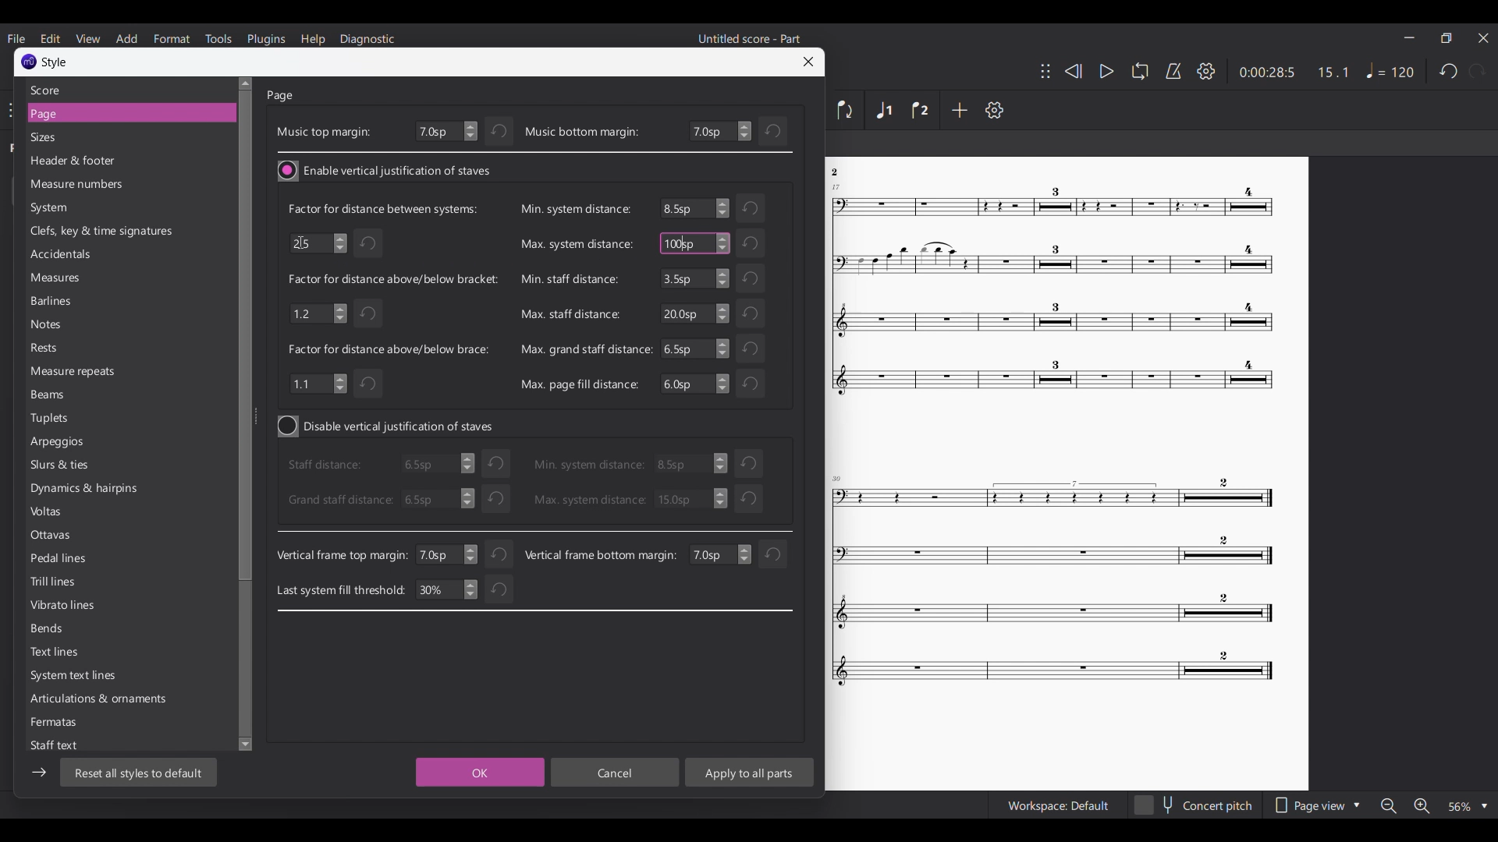  I want to click on Notes, so click(70, 325).